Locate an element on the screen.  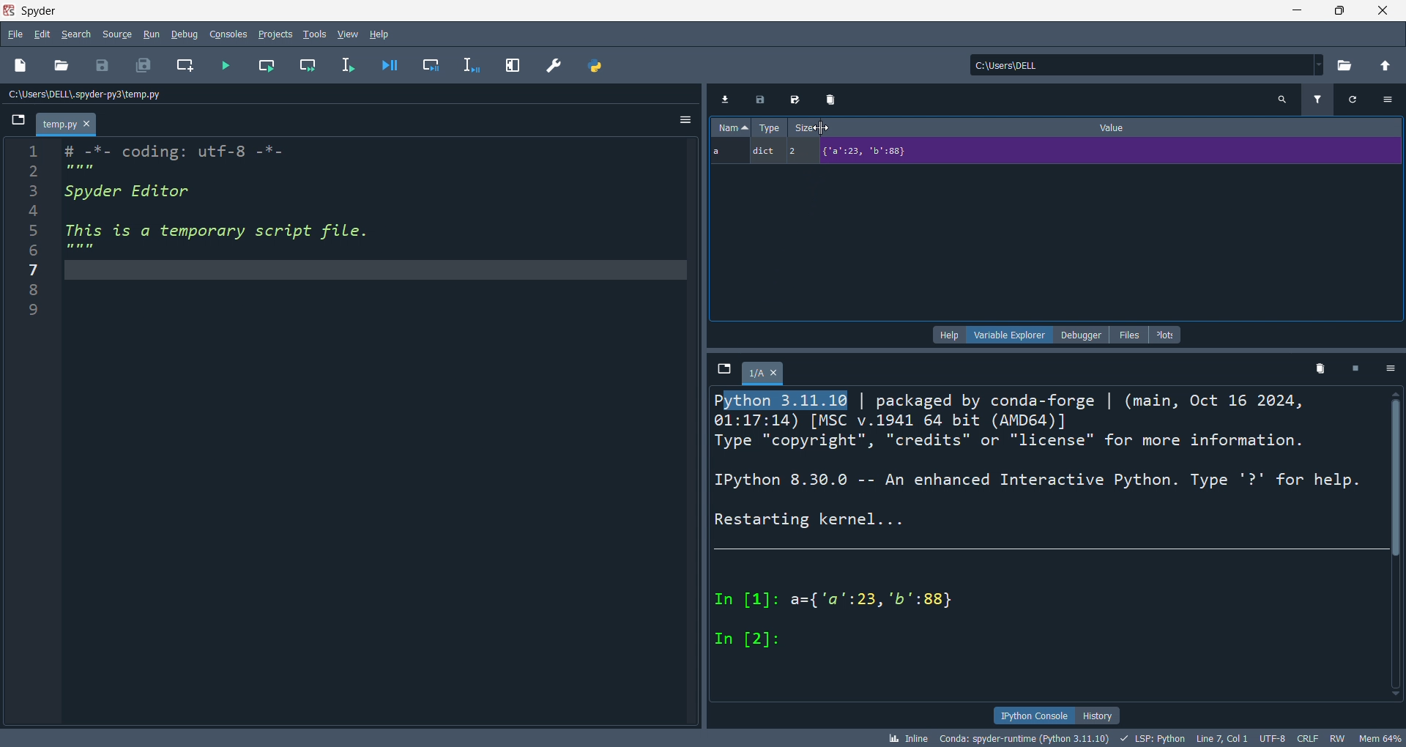
run is located at coordinates (152, 33).